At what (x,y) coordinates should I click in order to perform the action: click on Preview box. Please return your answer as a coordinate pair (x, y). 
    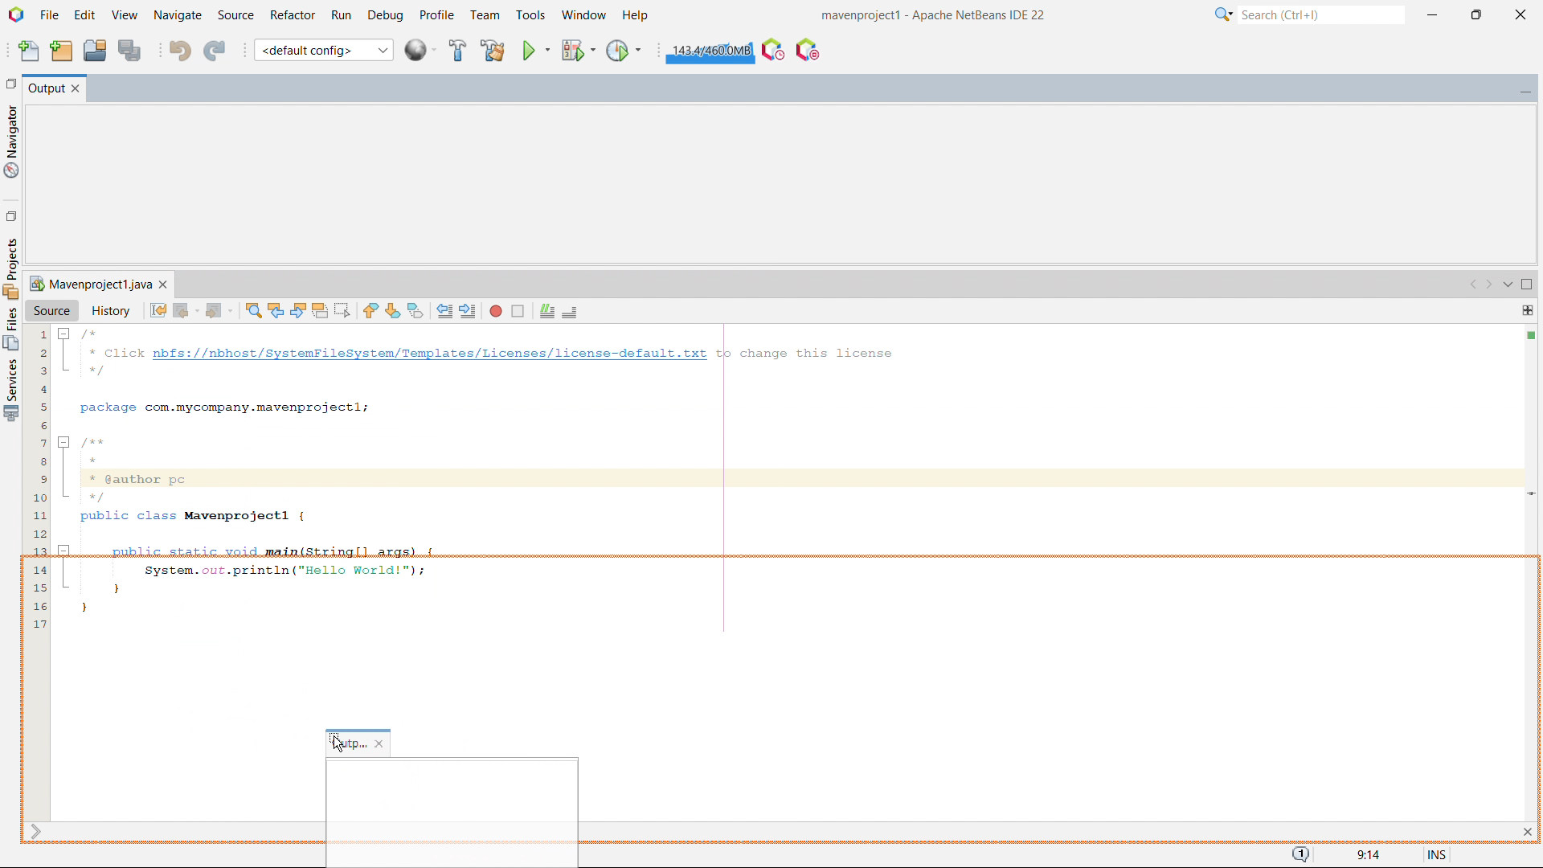
    Looking at the image, I should click on (452, 809).